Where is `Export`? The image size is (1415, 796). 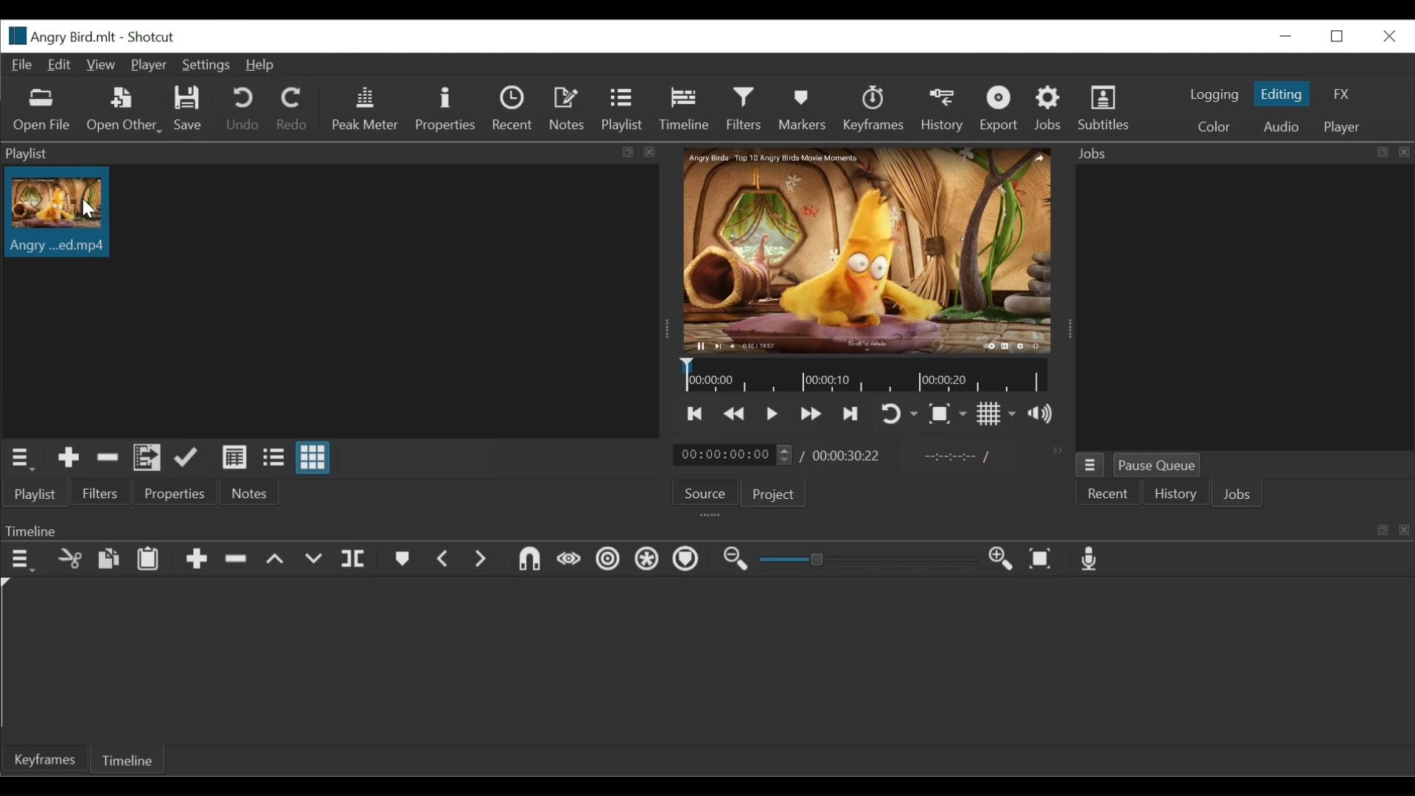 Export is located at coordinates (998, 108).